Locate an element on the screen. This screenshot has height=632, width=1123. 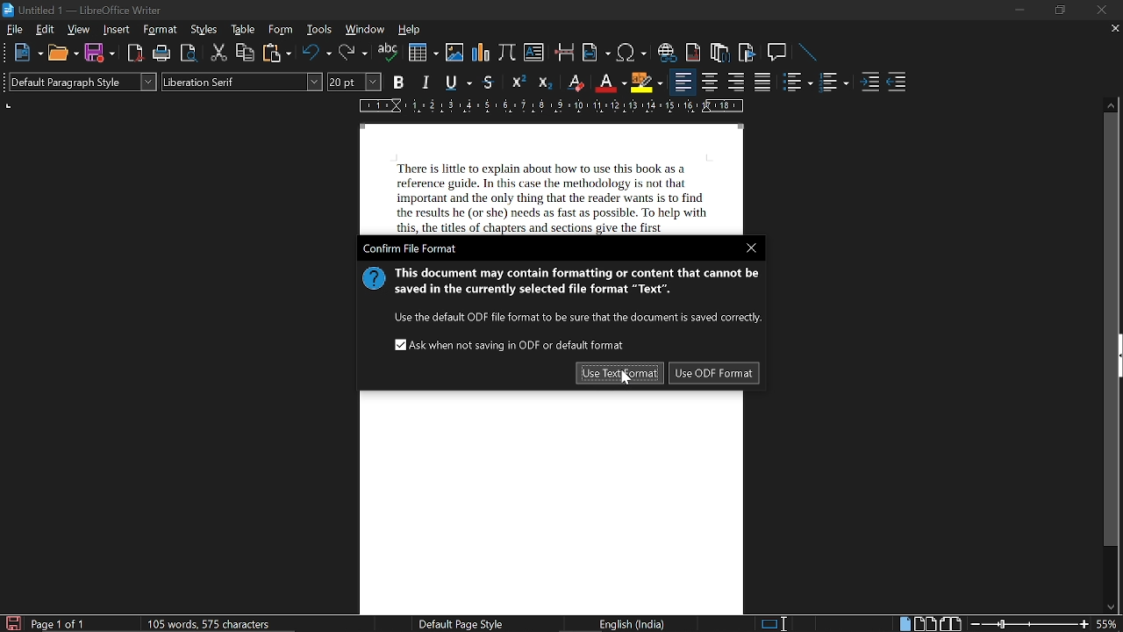
insert field is located at coordinates (596, 53).